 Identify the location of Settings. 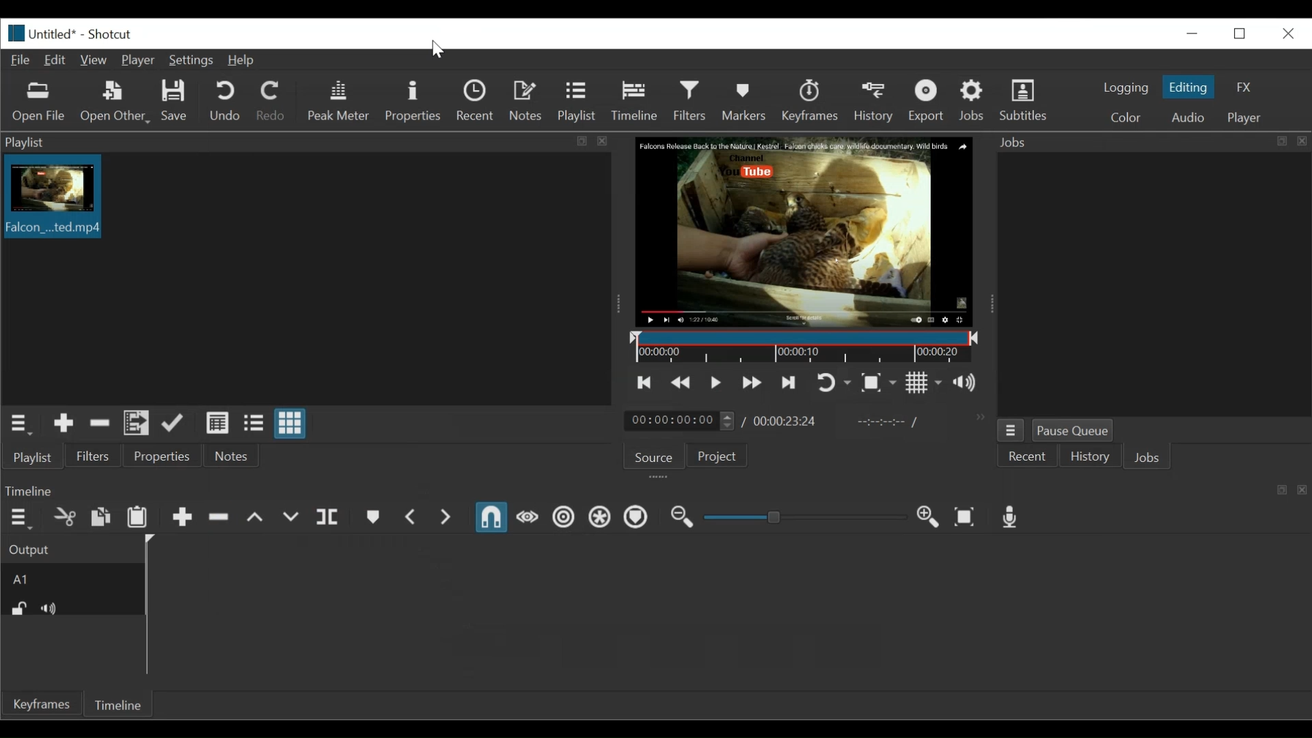
(189, 61).